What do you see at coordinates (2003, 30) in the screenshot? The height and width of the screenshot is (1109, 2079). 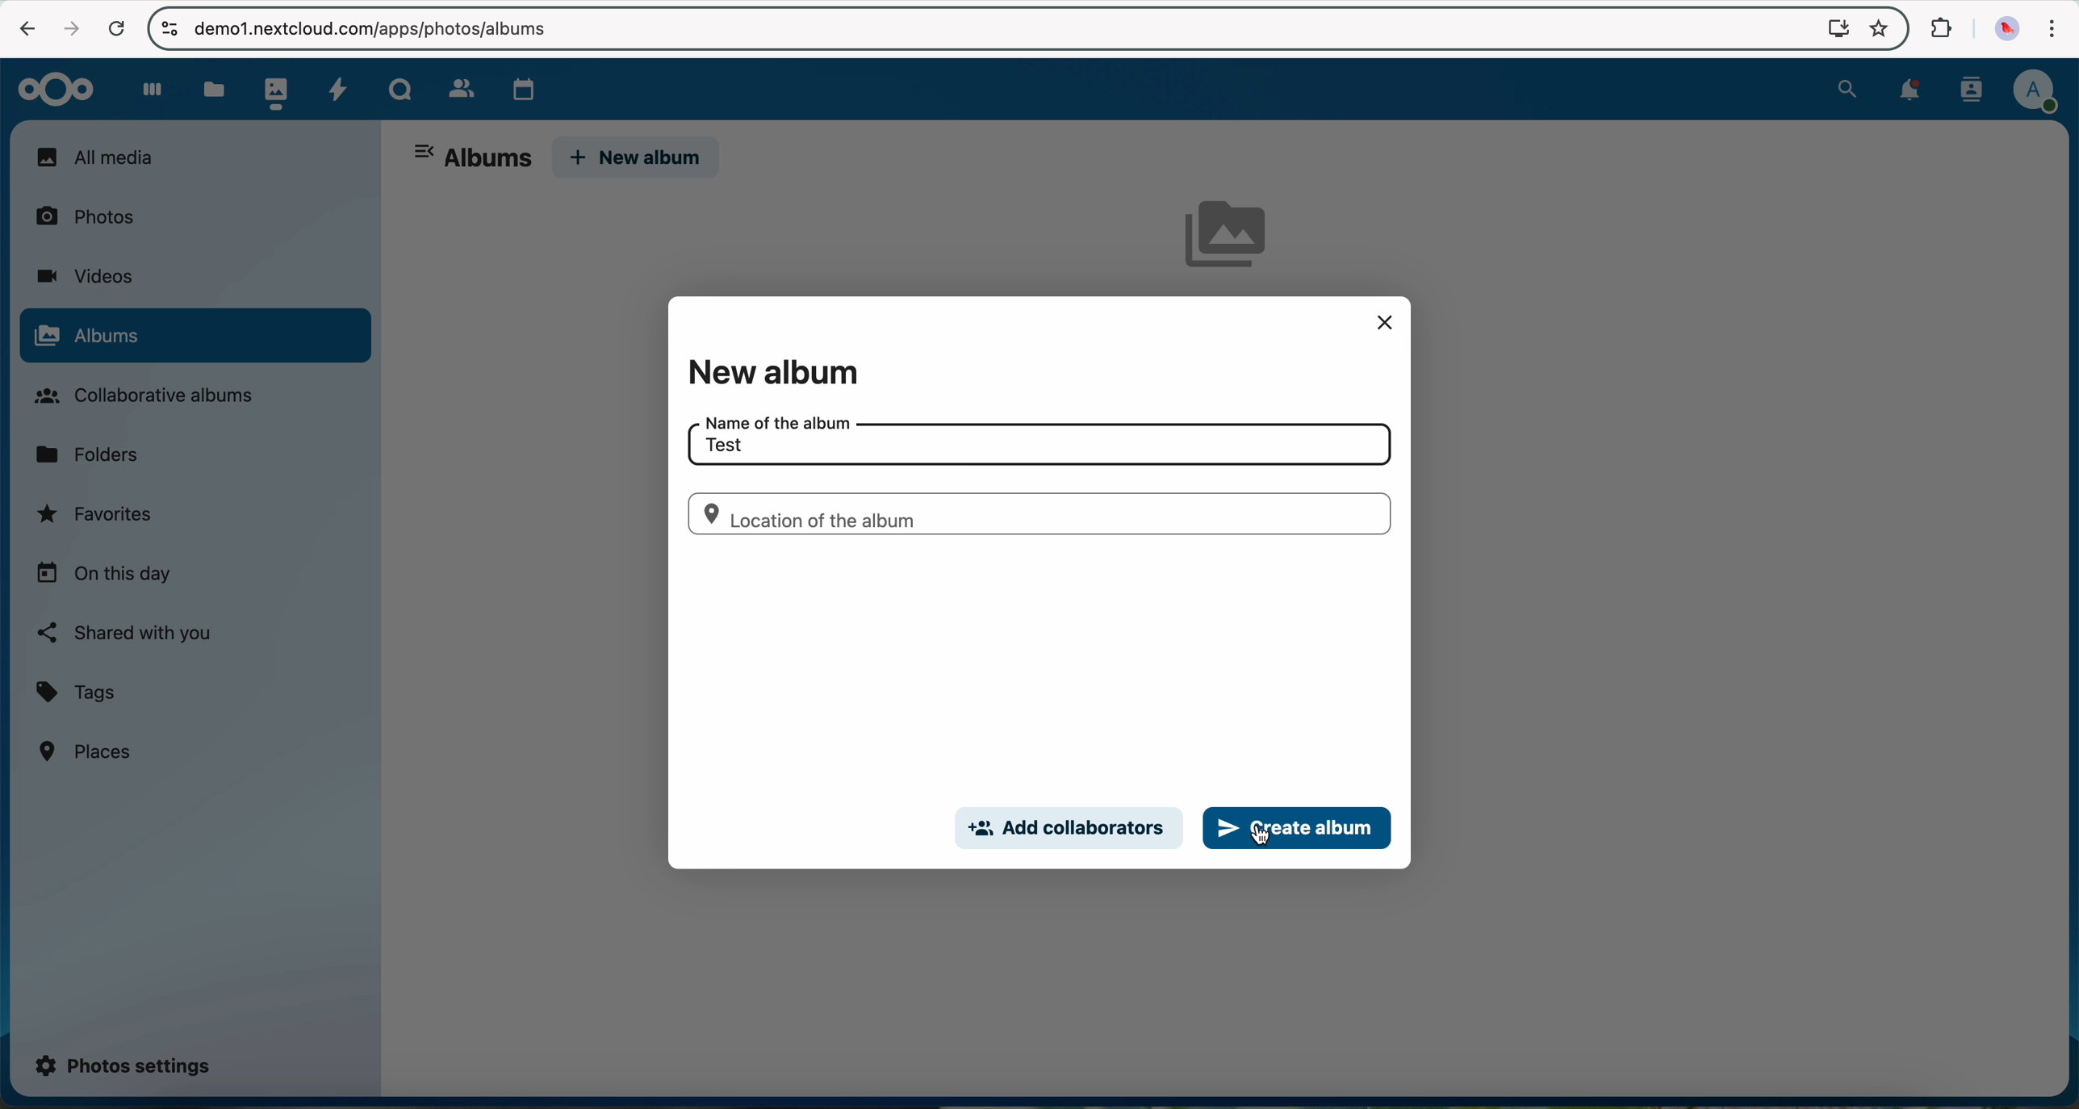 I see `profile picture` at bounding box center [2003, 30].